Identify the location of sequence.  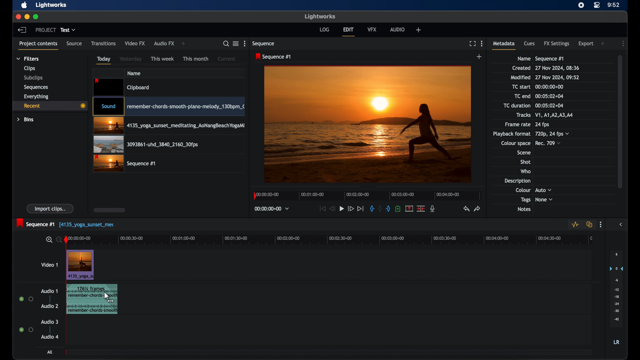
(264, 44).